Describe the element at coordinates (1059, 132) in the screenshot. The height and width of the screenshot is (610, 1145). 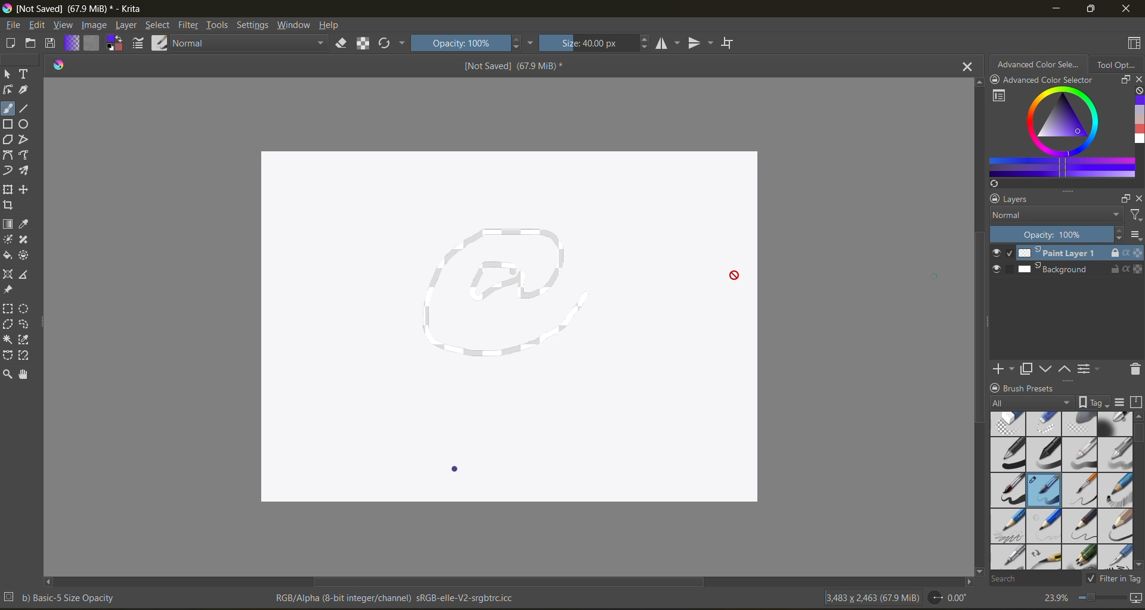
I see `advanced color selector` at that location.